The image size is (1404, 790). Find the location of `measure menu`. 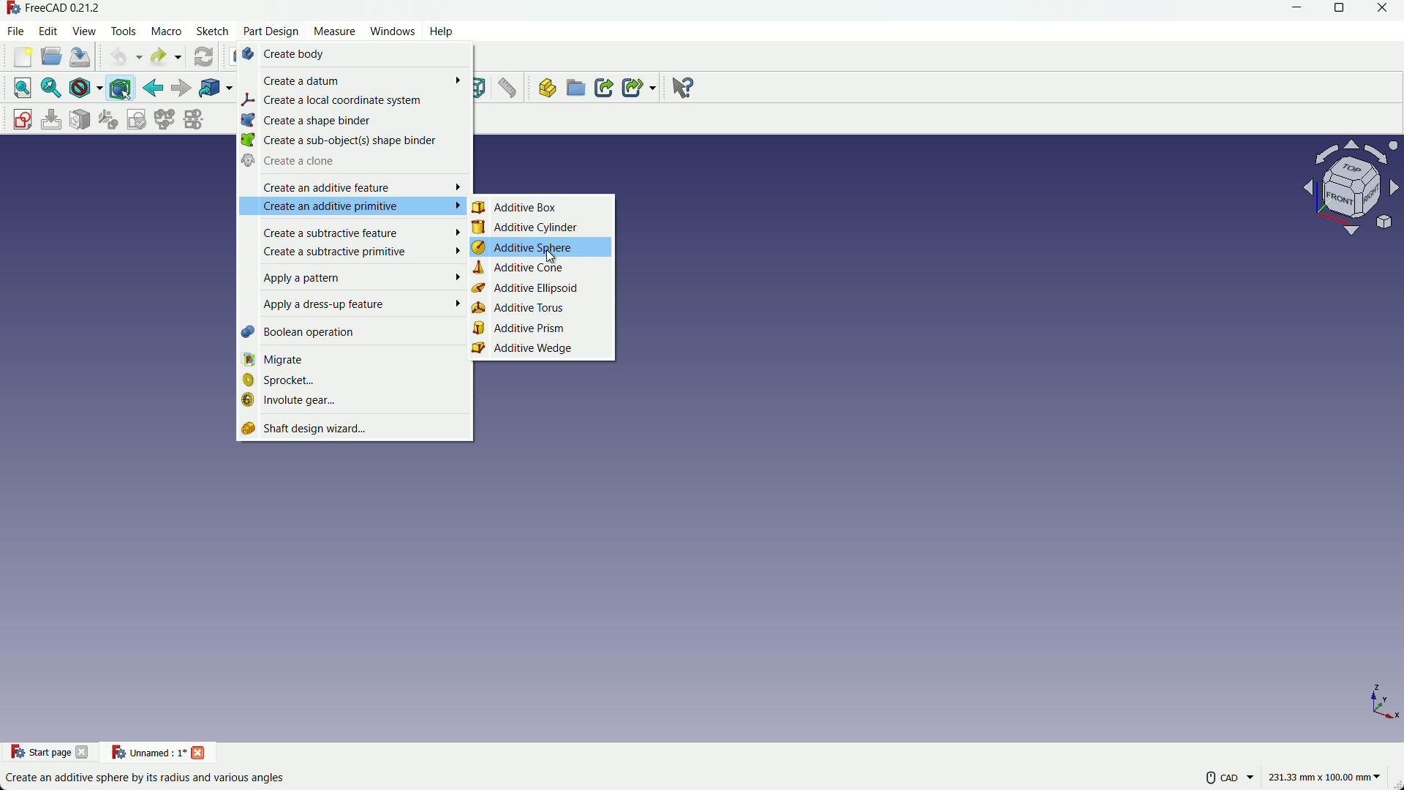

measure menu is located at coordinates (335, 32).